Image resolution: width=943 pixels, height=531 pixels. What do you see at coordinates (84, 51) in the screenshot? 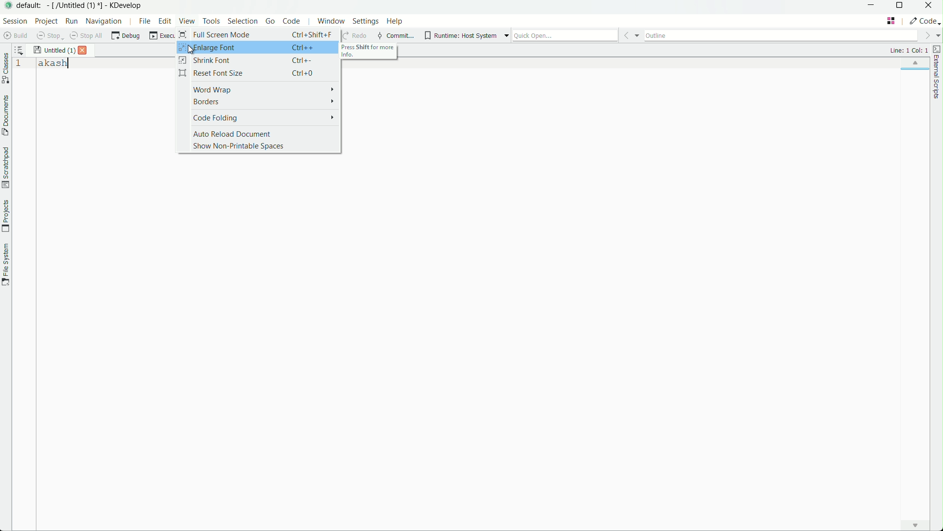
I see `close file` at bounding box center [84, 51].